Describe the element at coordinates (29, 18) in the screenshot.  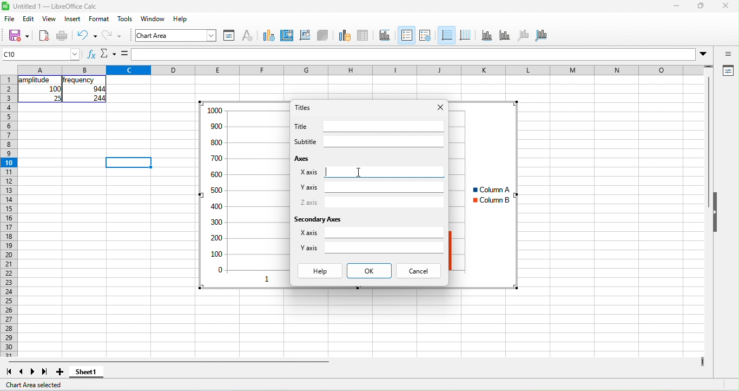
I see `edit` at that location.